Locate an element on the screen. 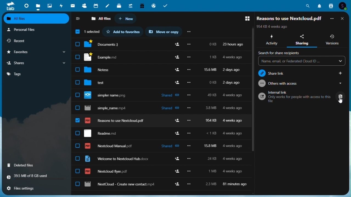  documents is located at coordinates (105, 44).